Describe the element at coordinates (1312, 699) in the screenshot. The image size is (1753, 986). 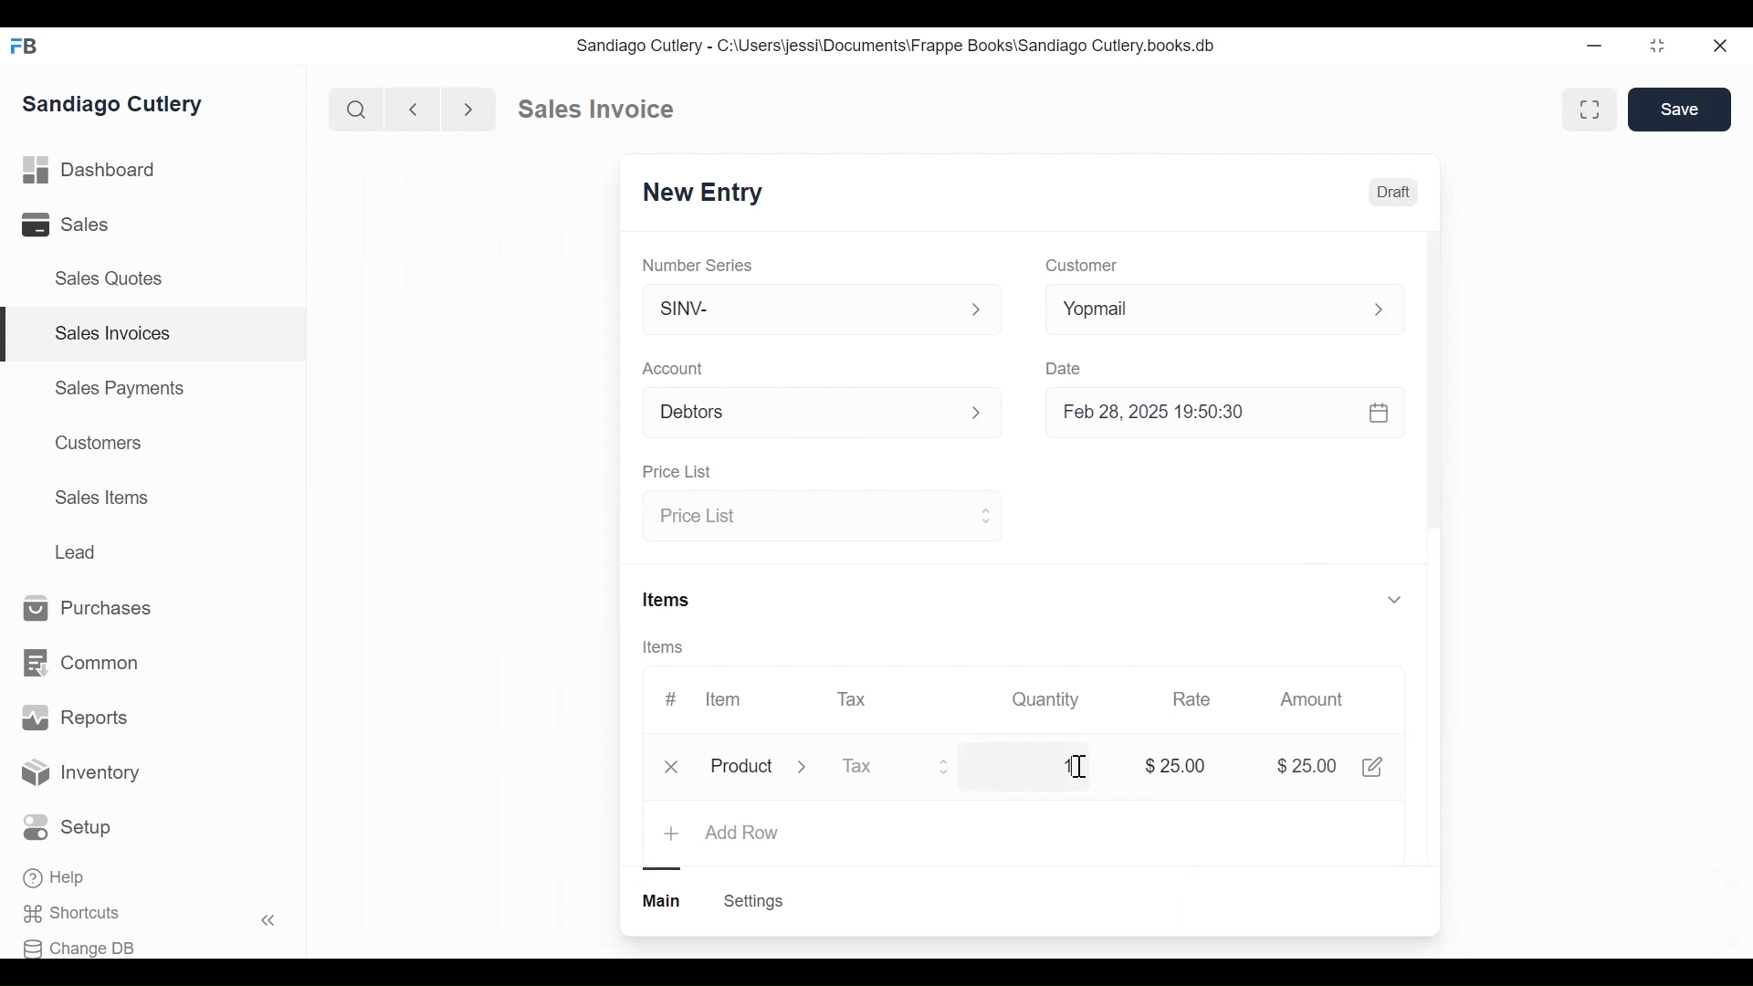
I see `Amount` at that location.